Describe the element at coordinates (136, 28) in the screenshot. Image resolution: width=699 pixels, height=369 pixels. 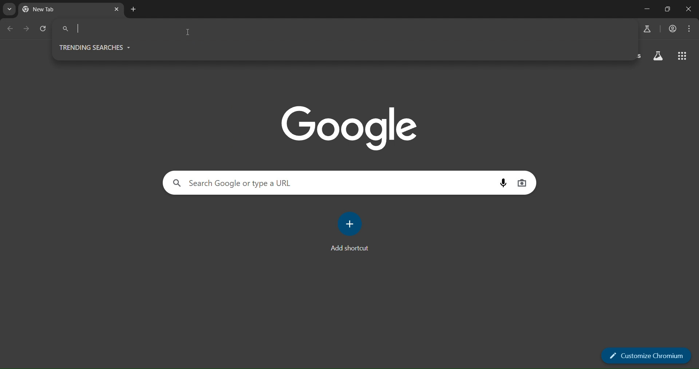
I see `search panel` at that location.